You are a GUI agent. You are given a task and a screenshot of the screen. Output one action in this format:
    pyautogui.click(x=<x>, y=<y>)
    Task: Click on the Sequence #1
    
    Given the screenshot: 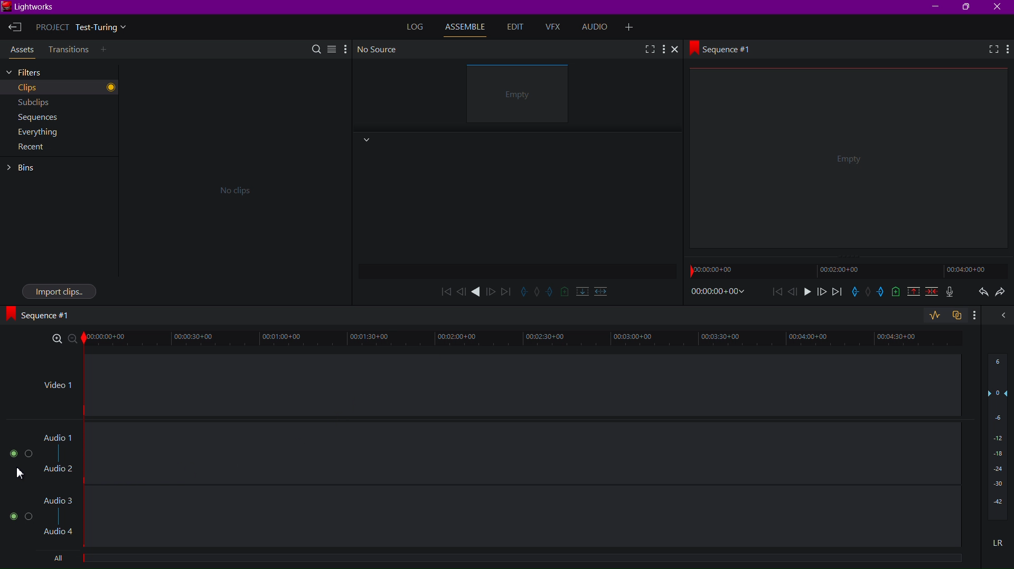 What is the action you would take?
    pyautogui.click(x=43, y=315)
    